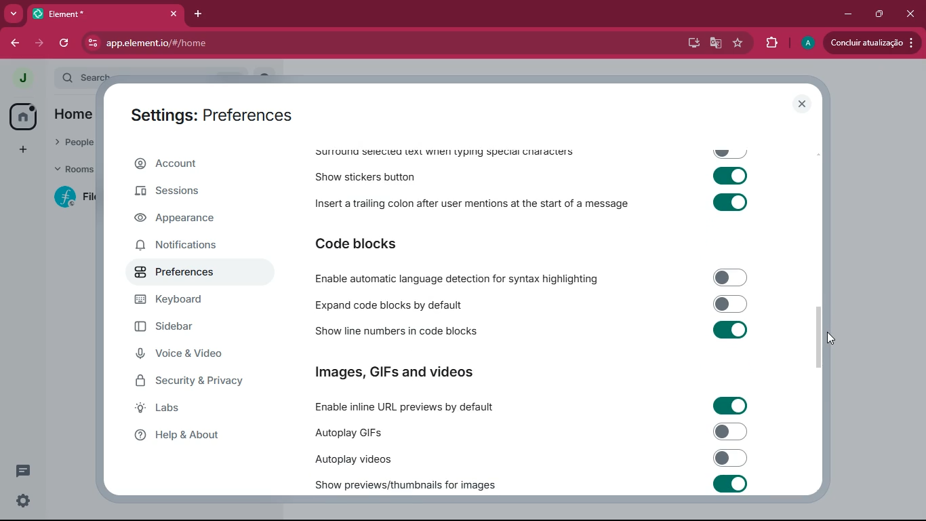 The height and width of the screenshot is (521, 926). I want to click on settings: preferences, so click(216, 113).